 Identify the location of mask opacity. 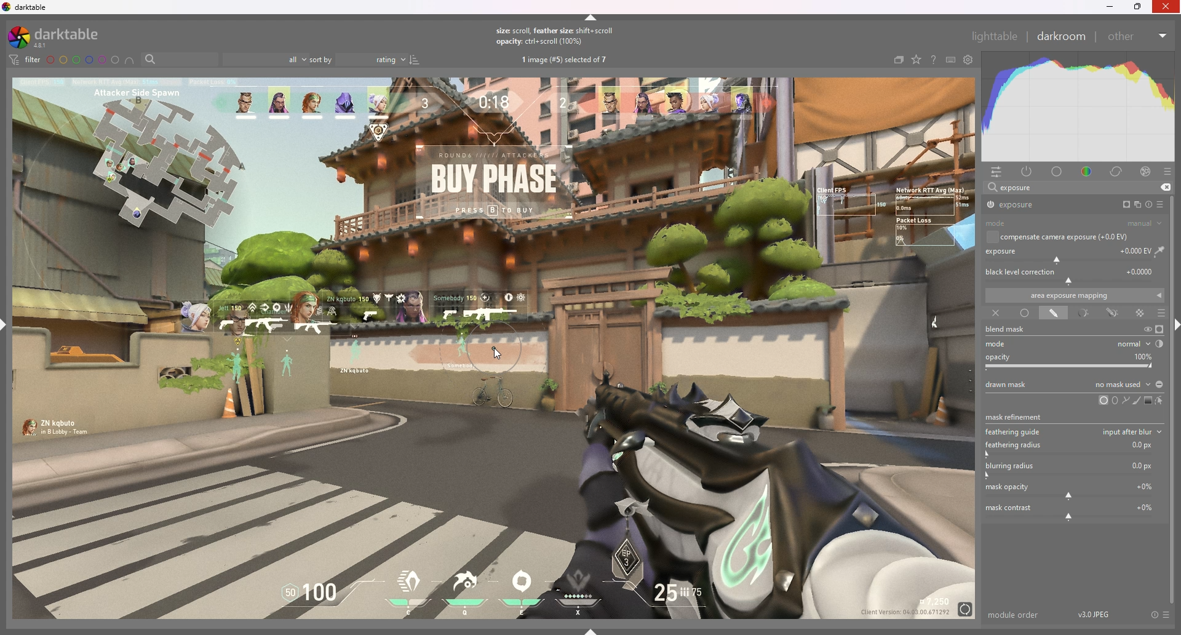
(1073, 490).